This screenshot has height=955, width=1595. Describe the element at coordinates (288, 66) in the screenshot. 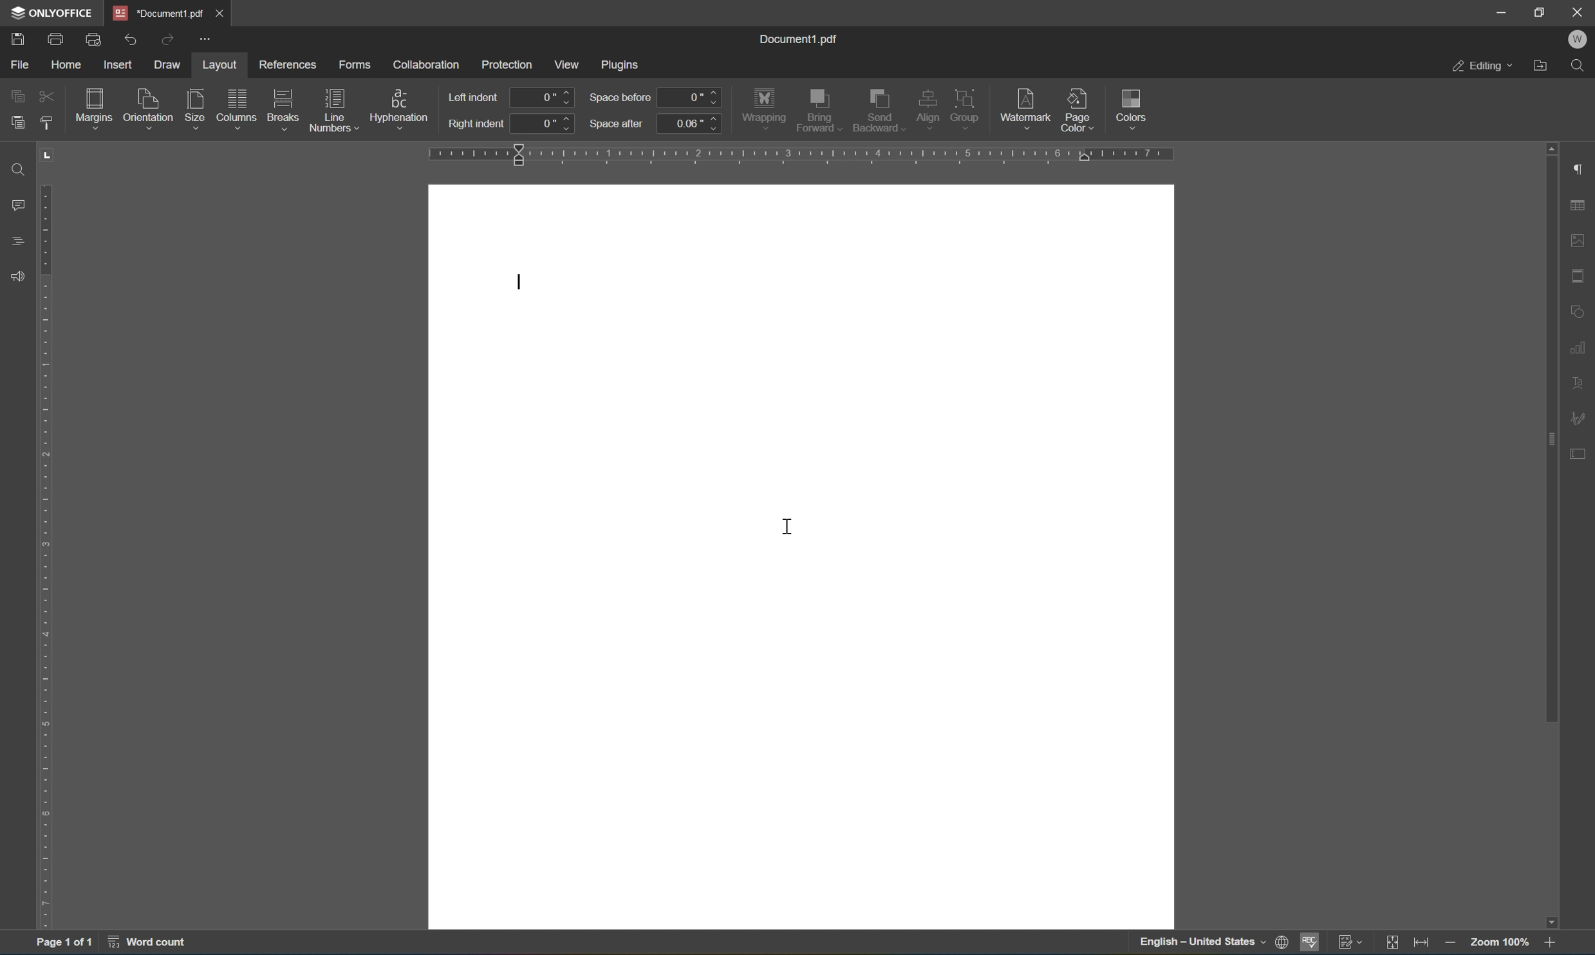

I see `references` at that location.